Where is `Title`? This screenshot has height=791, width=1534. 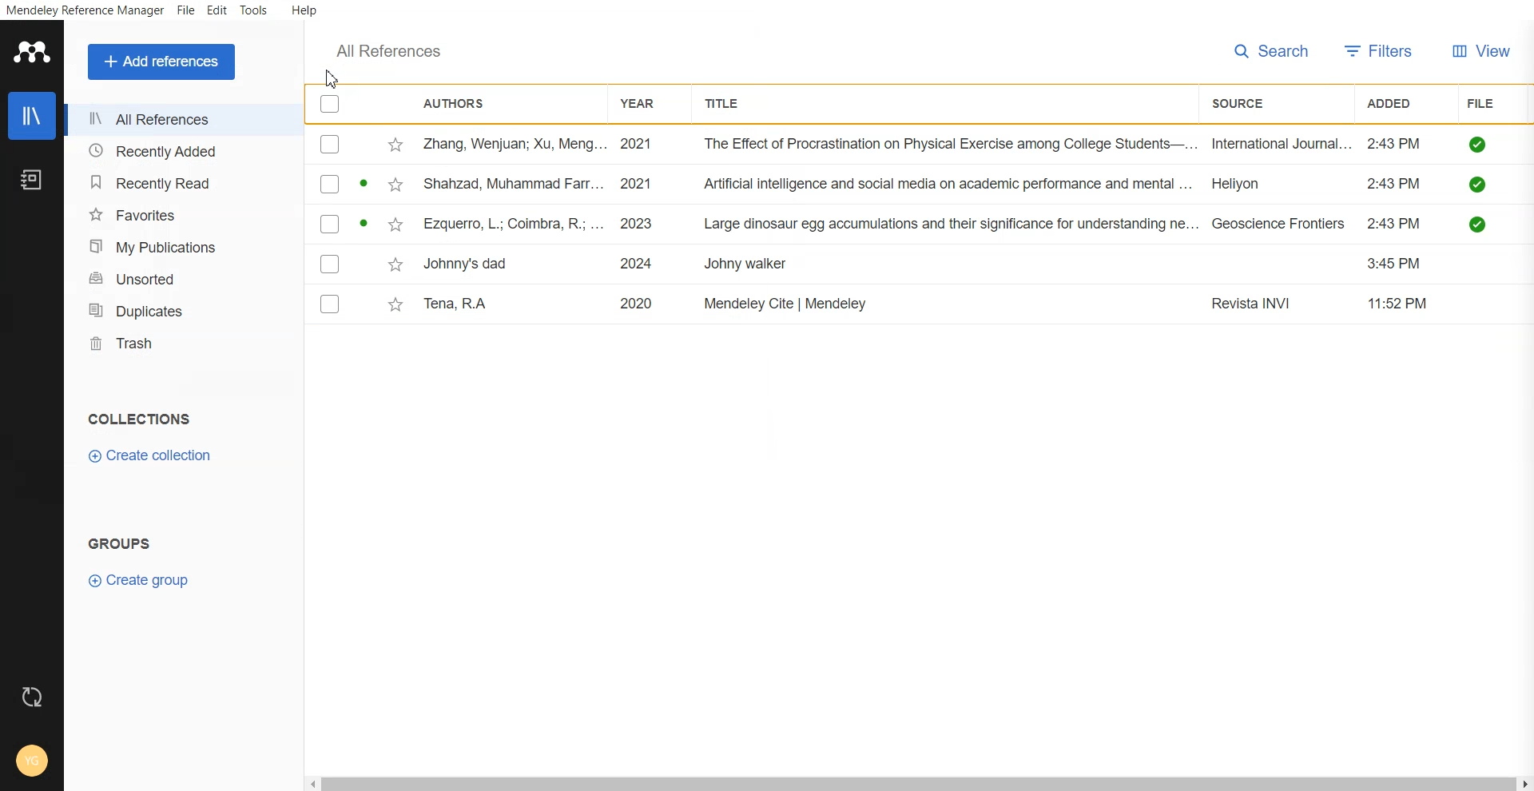
Title is located at coordinates (727, 103).